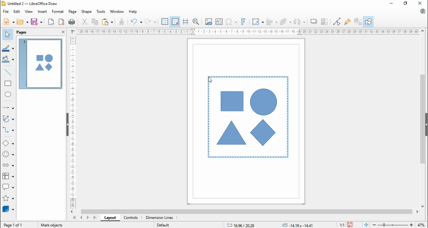  What do you see at coordinates (9, 22) in the screenshot?
I see `new` at bounding box center [9, 22].